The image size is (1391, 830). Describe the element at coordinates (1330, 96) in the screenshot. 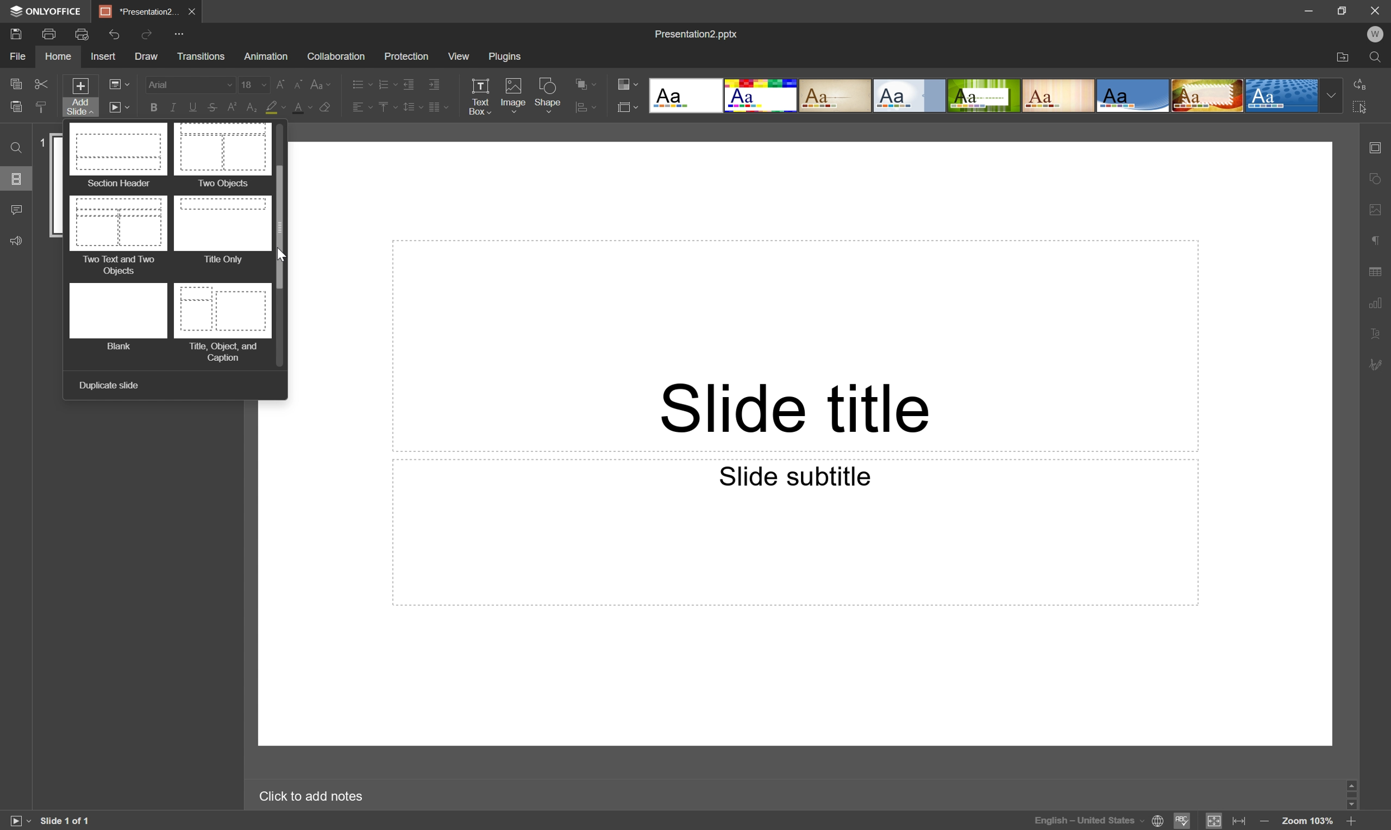

I see `Drop Down` at that location.